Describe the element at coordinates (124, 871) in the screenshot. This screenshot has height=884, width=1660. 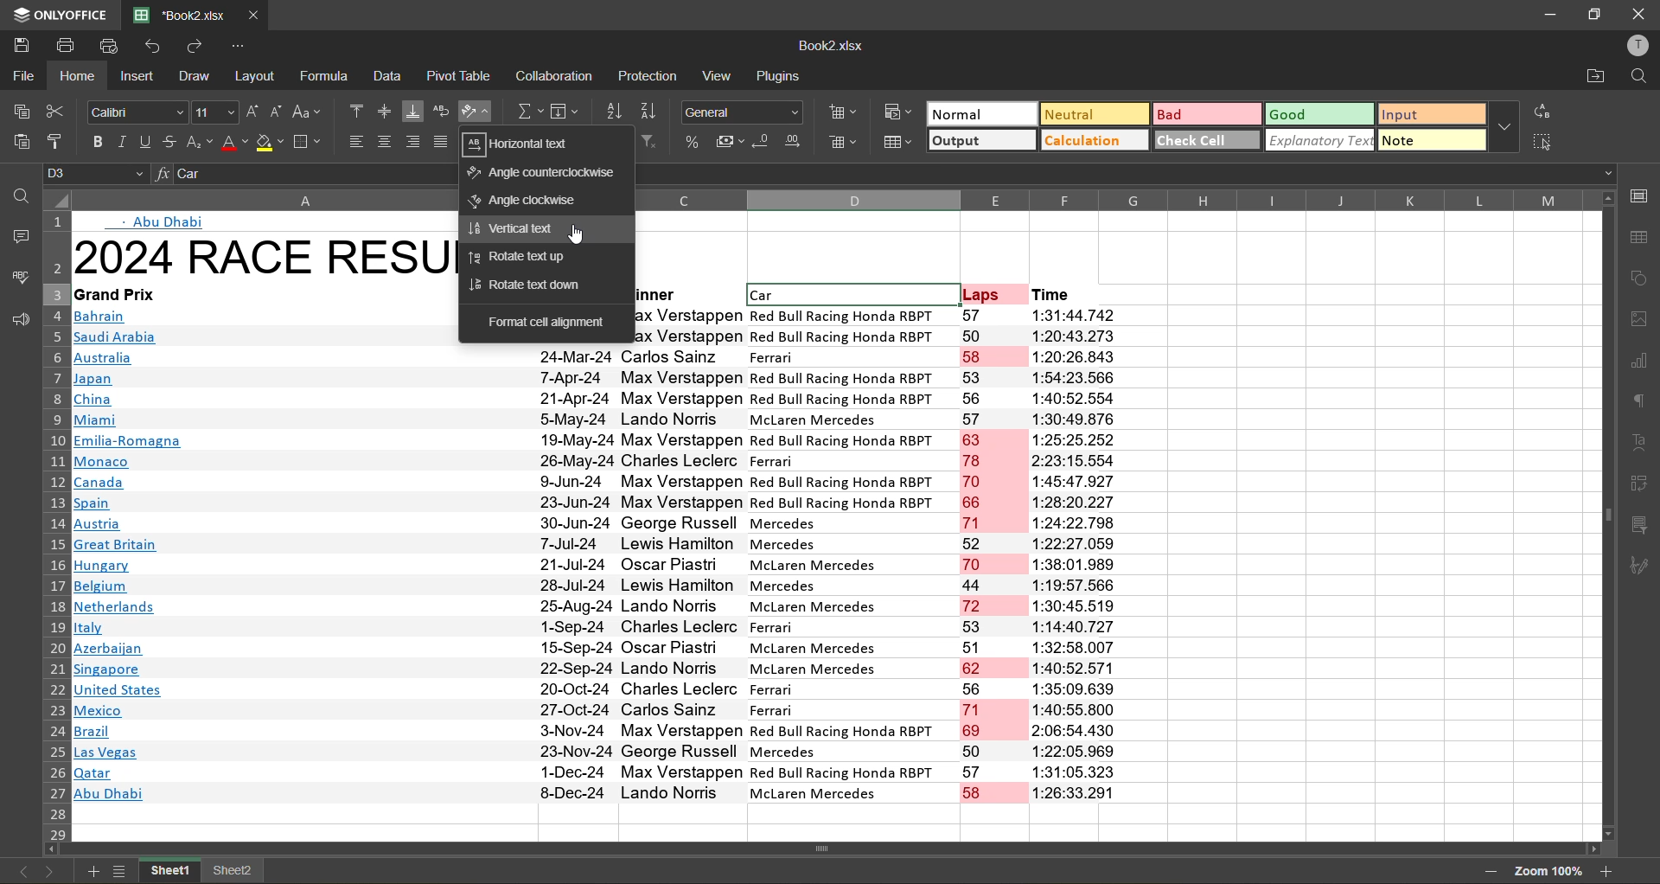
I see `sheet list` at that location.